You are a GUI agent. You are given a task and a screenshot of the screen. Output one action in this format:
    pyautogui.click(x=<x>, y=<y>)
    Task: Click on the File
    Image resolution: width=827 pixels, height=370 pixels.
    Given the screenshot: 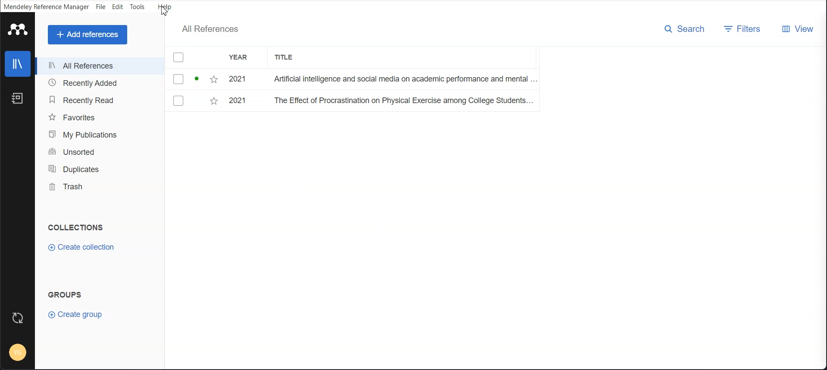 What is the action you would take?
    pyautogui.click(x=100, y=7)
    